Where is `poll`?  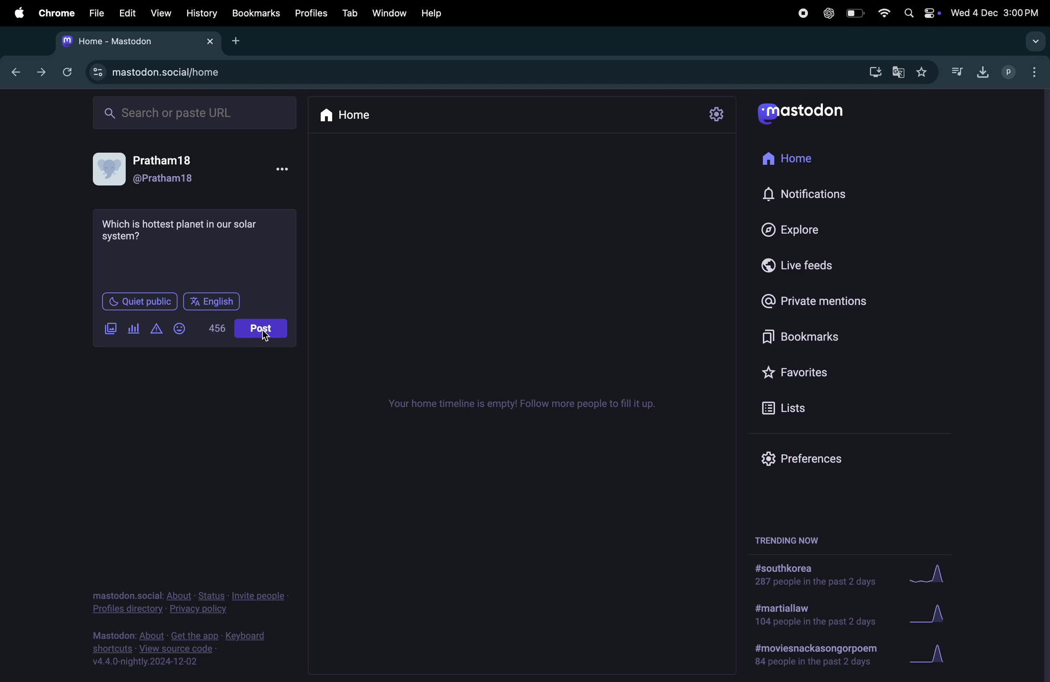
poll is located at coordinates (134, 329).